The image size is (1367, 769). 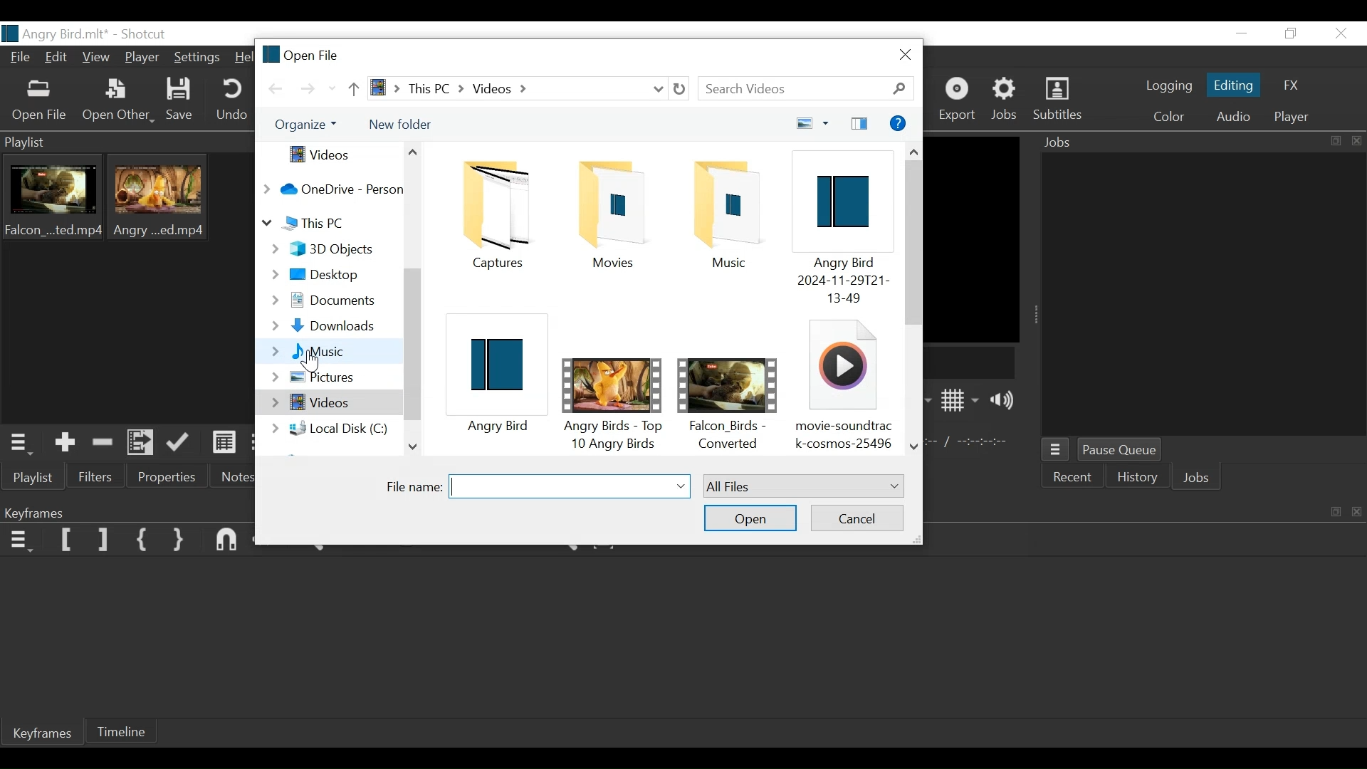 I want to click on Keyframe menu, so click(x=19, y=542).